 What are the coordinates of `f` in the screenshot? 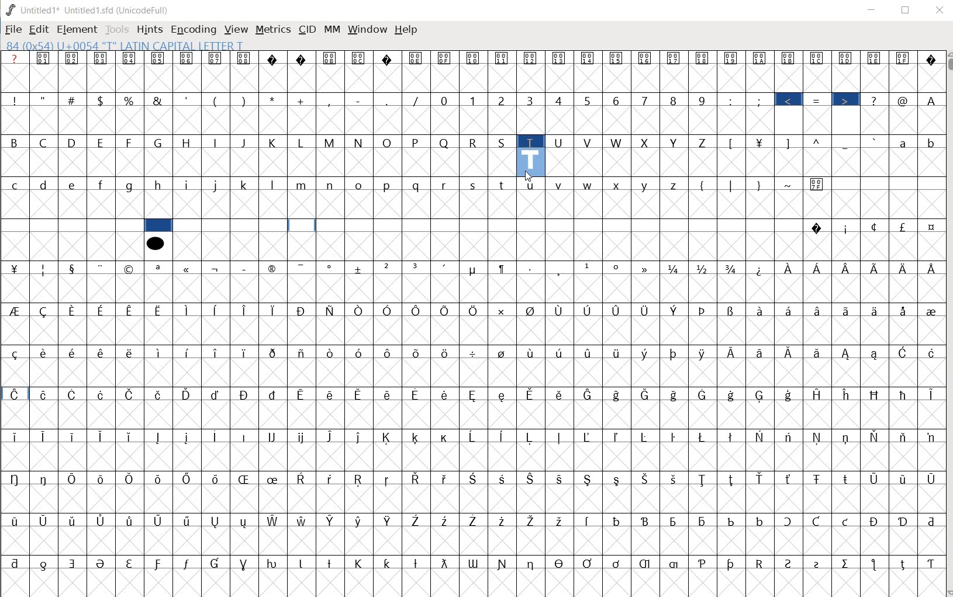 It's located at (102, 185).